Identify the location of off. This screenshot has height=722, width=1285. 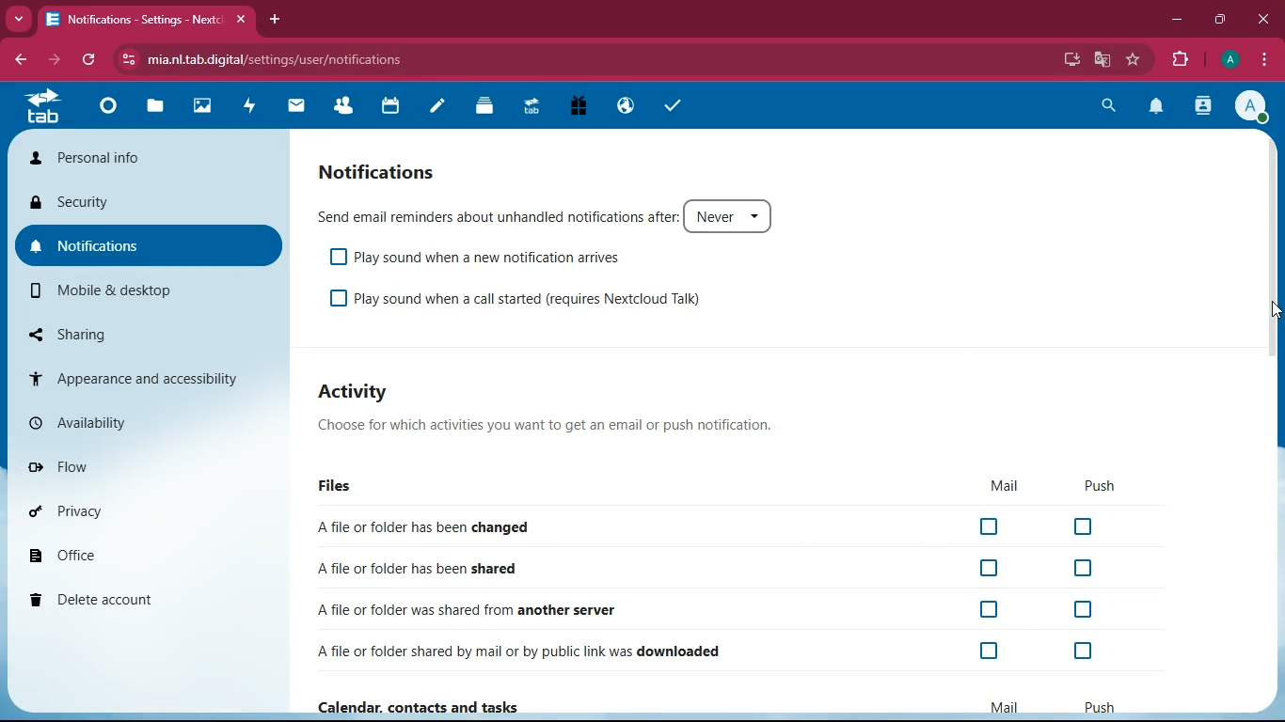
(989, 569).